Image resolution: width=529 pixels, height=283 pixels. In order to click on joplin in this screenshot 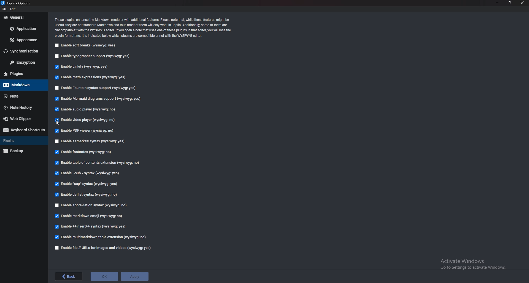, I will do `click(17, 3)`.